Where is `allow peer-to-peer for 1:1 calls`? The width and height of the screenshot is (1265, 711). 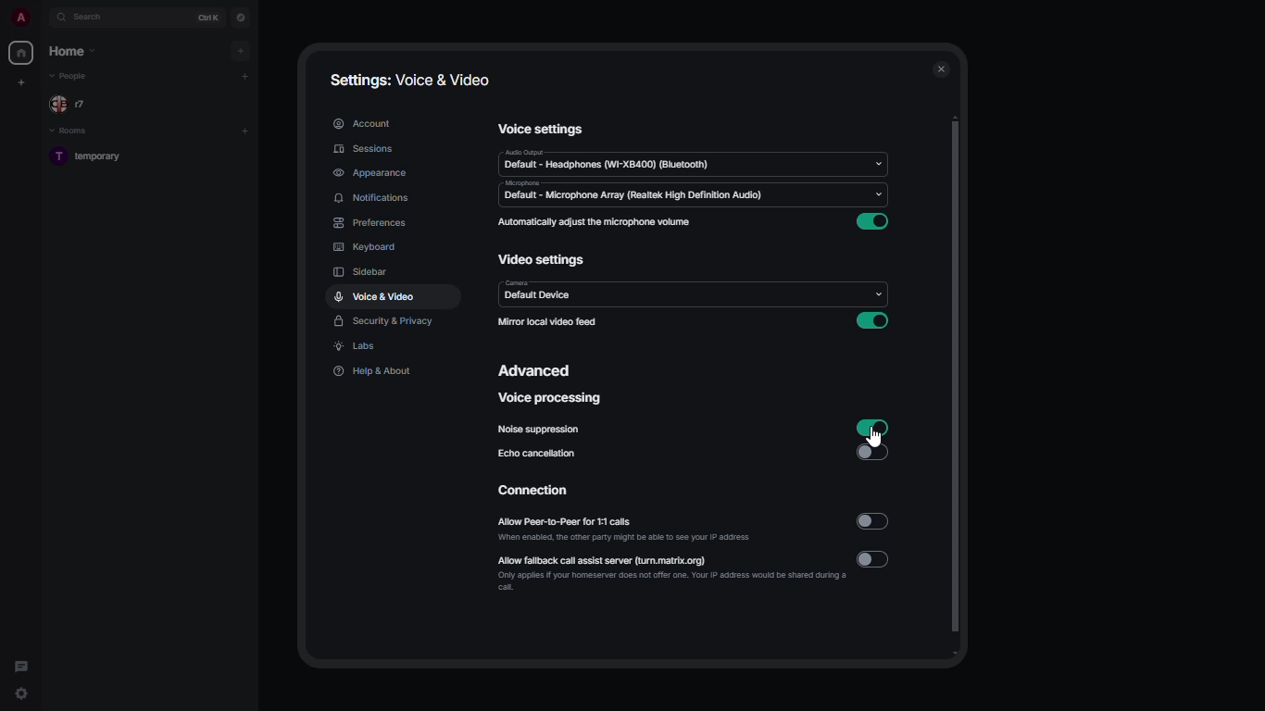 allow peer-to-peer for 1:1 calls is located at coordinates (623, 529).